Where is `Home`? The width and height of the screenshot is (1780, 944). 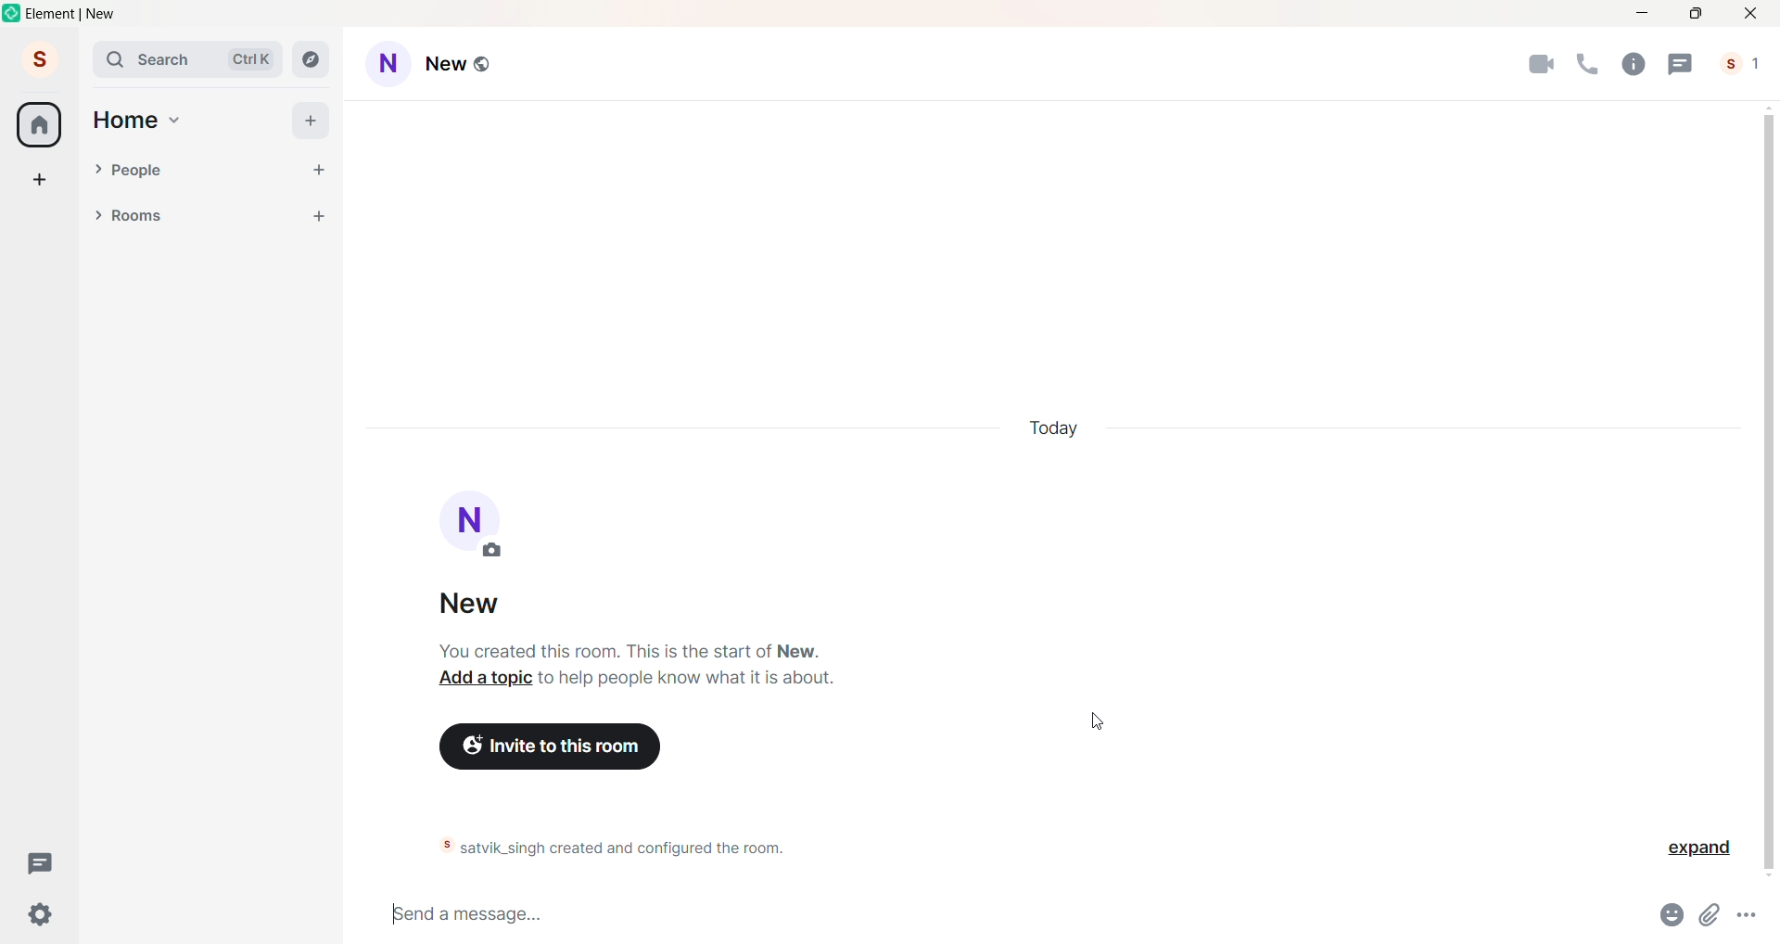
Home is located at coordinates (39, 124).